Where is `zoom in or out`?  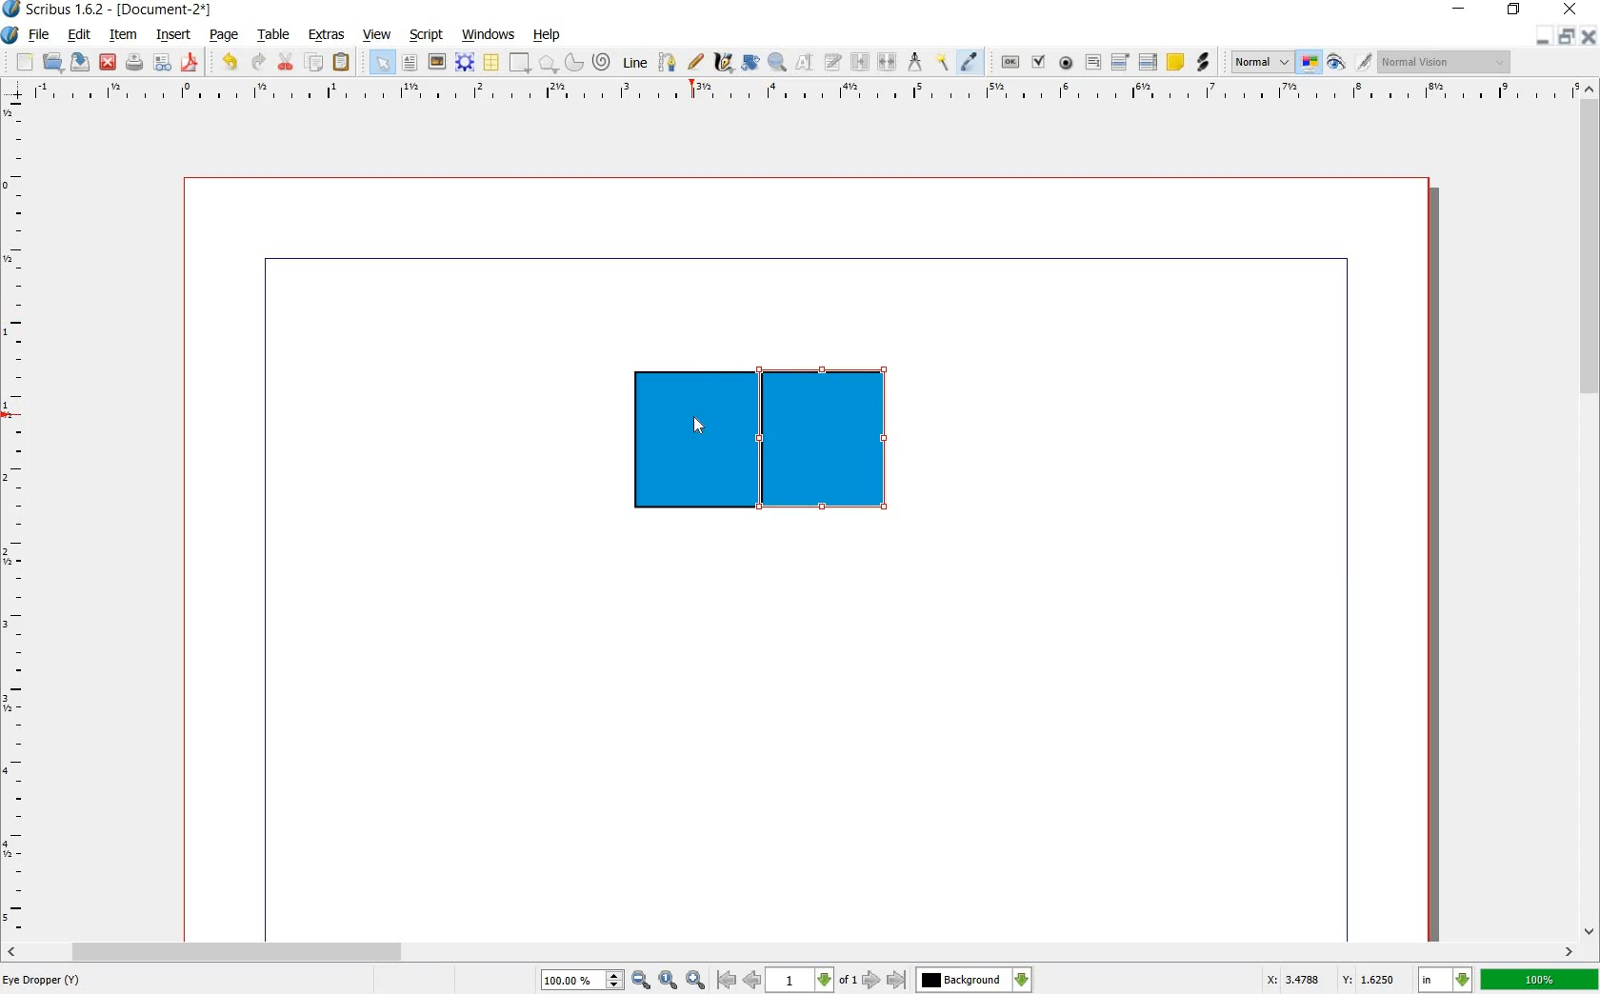
zoom in or out is located at coordinates (778, 64).